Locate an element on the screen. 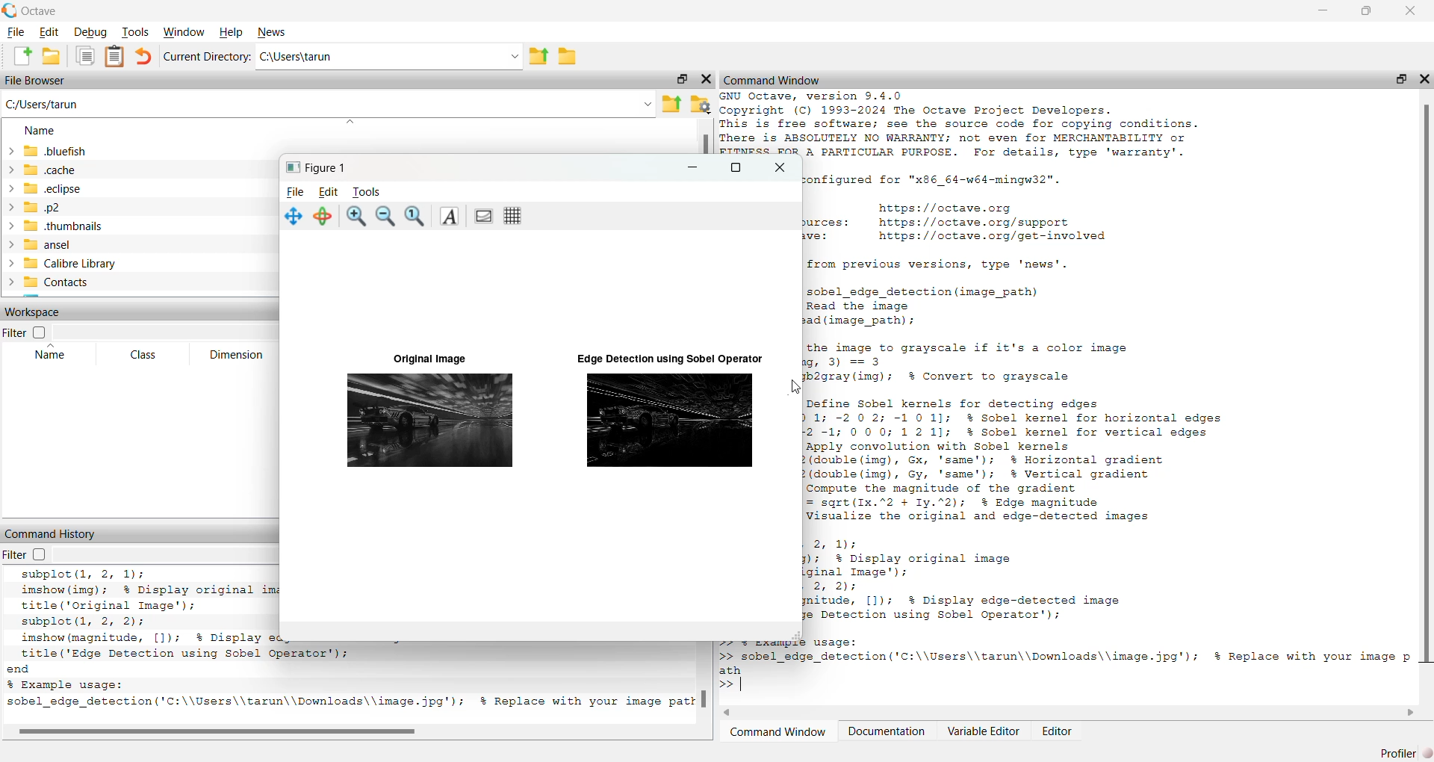 The image size is (1434, 762). restore down is located at coordinates (680, 78).